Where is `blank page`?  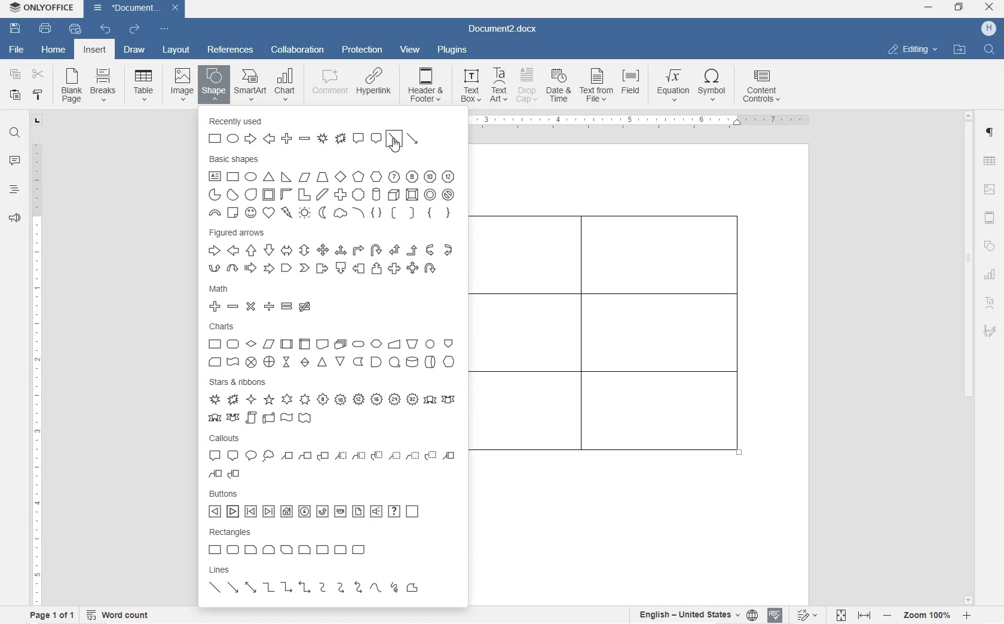
blank page is located at coordinates (70, 87).